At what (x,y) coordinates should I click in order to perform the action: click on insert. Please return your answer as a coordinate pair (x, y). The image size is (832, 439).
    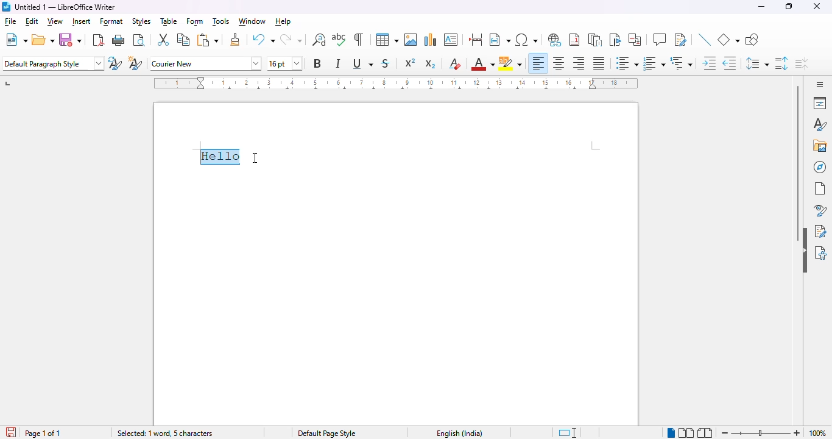
    Looking at the image, I should click on (82, 21).